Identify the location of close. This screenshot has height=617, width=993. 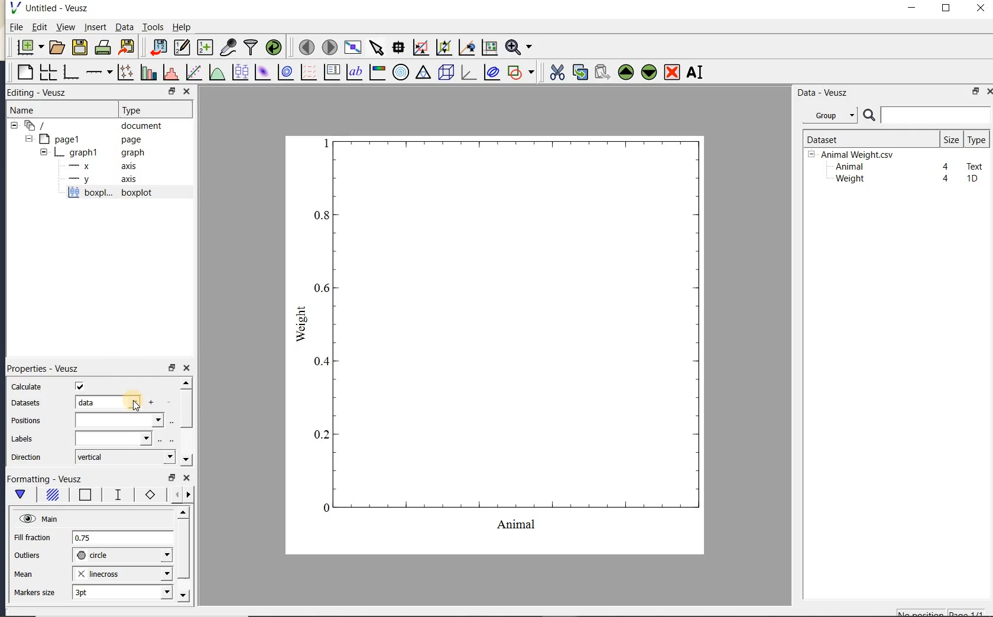
(989, 92).